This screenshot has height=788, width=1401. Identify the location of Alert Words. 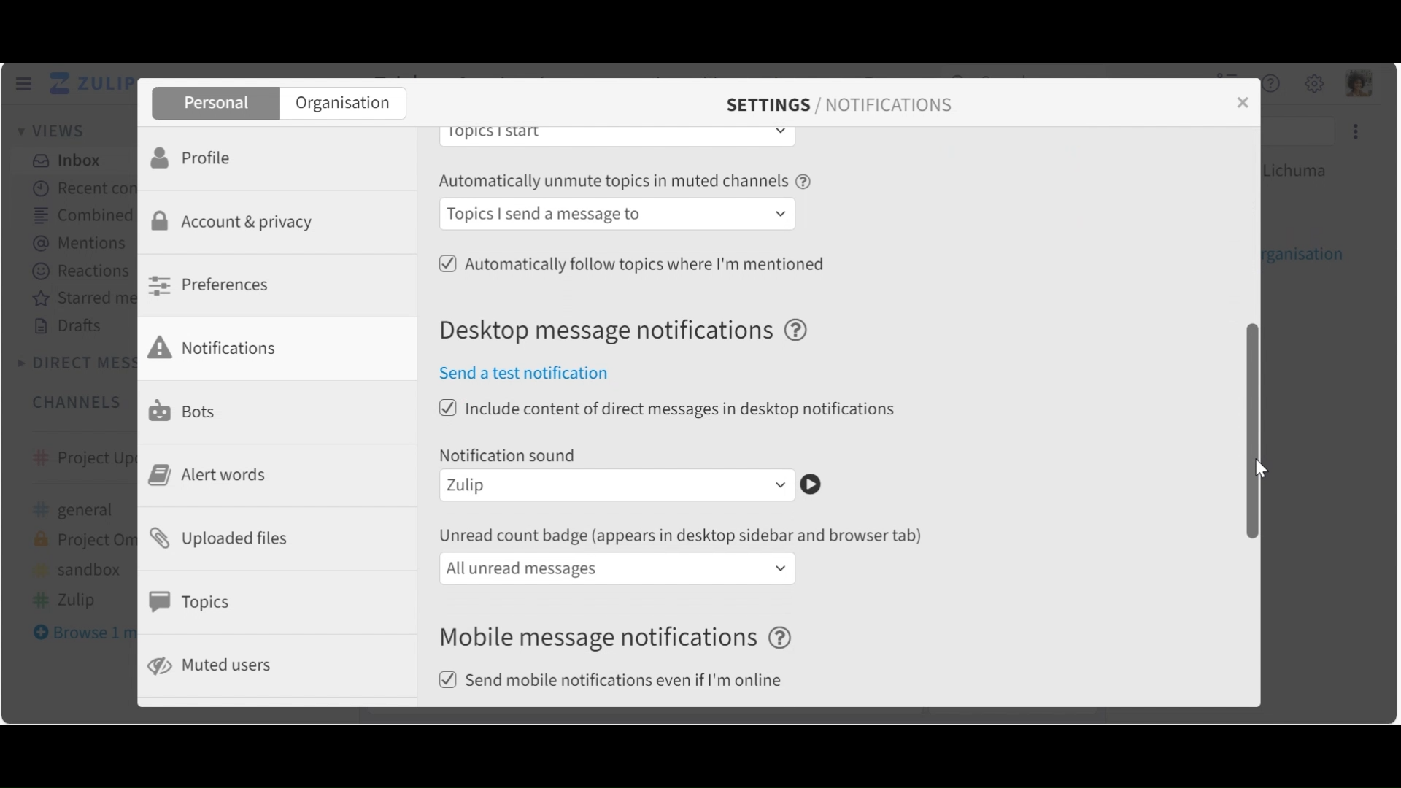
(213, 475).